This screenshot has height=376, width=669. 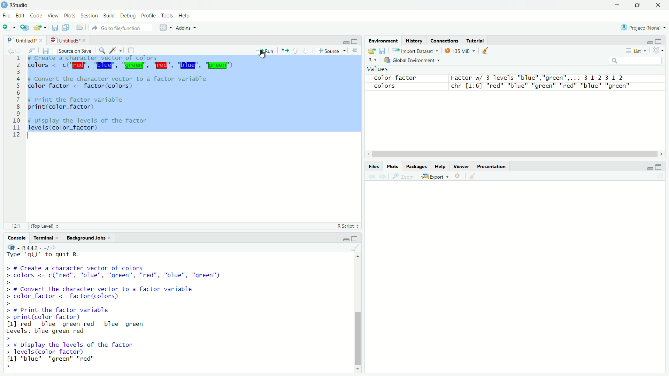 What do you see at coordinates (165, 28) in the screenshot?
I see `workspace panes` at bounding box center [165, 28].